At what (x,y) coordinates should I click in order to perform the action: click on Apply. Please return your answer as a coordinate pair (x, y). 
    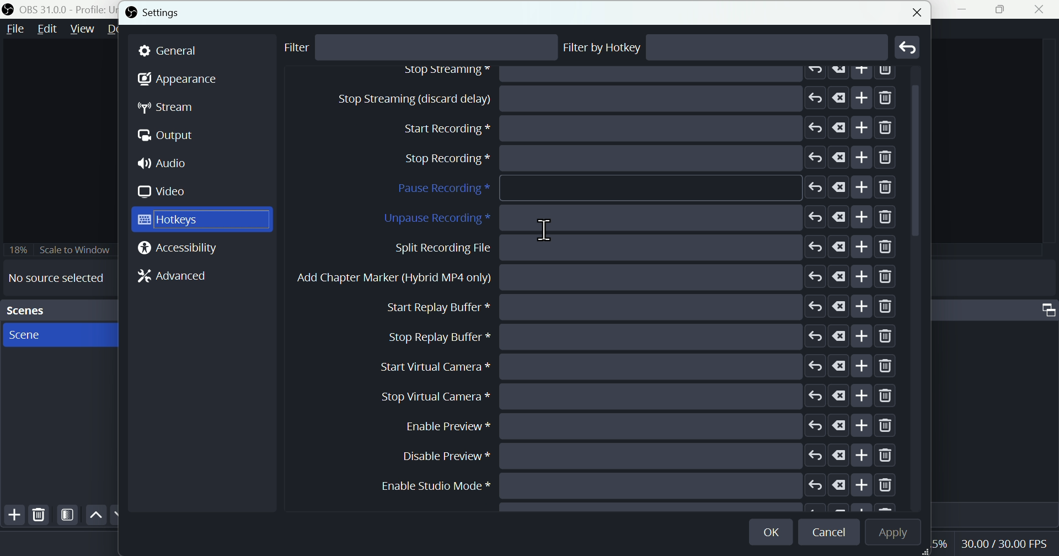
    Looking at the image, I should click on (891, 533).